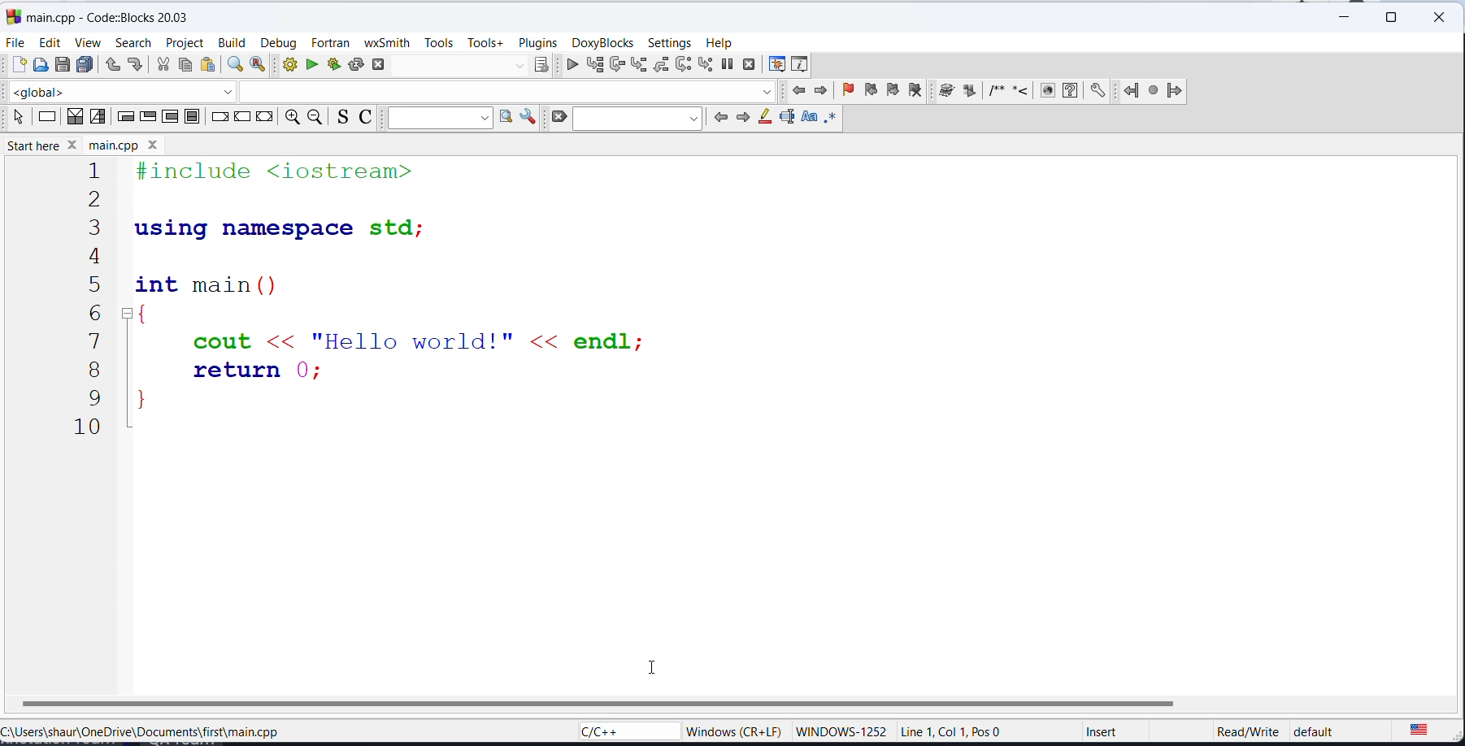  What do you see at coordinates (1097, 92) in the screenshot?
I see `setting` at bounding box center [1097, 92].